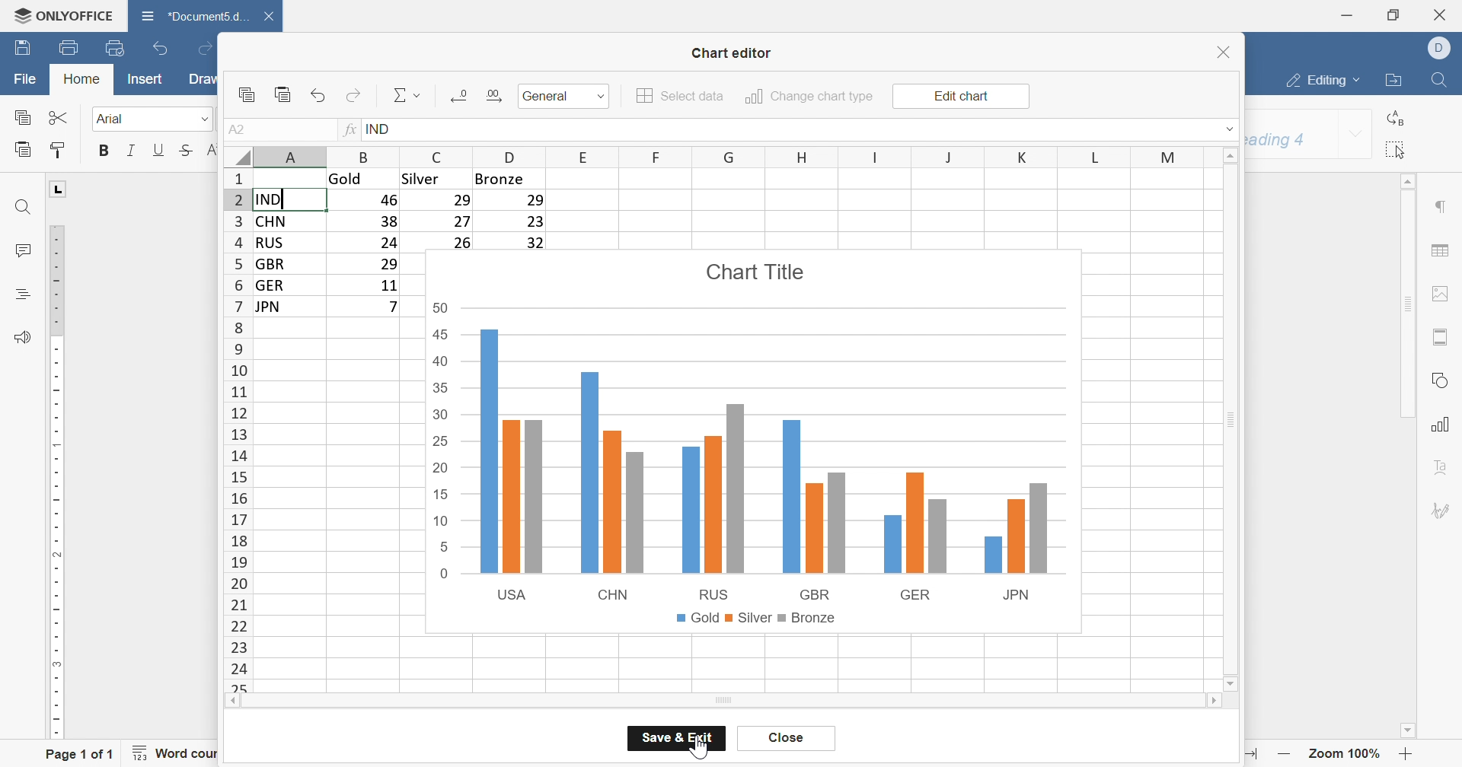 The width and height of the screenshot is (1462, 767). What do you see at coordinates (114, 119) in the screenshot?
I see `Arial` at bounding box center [114, 119].